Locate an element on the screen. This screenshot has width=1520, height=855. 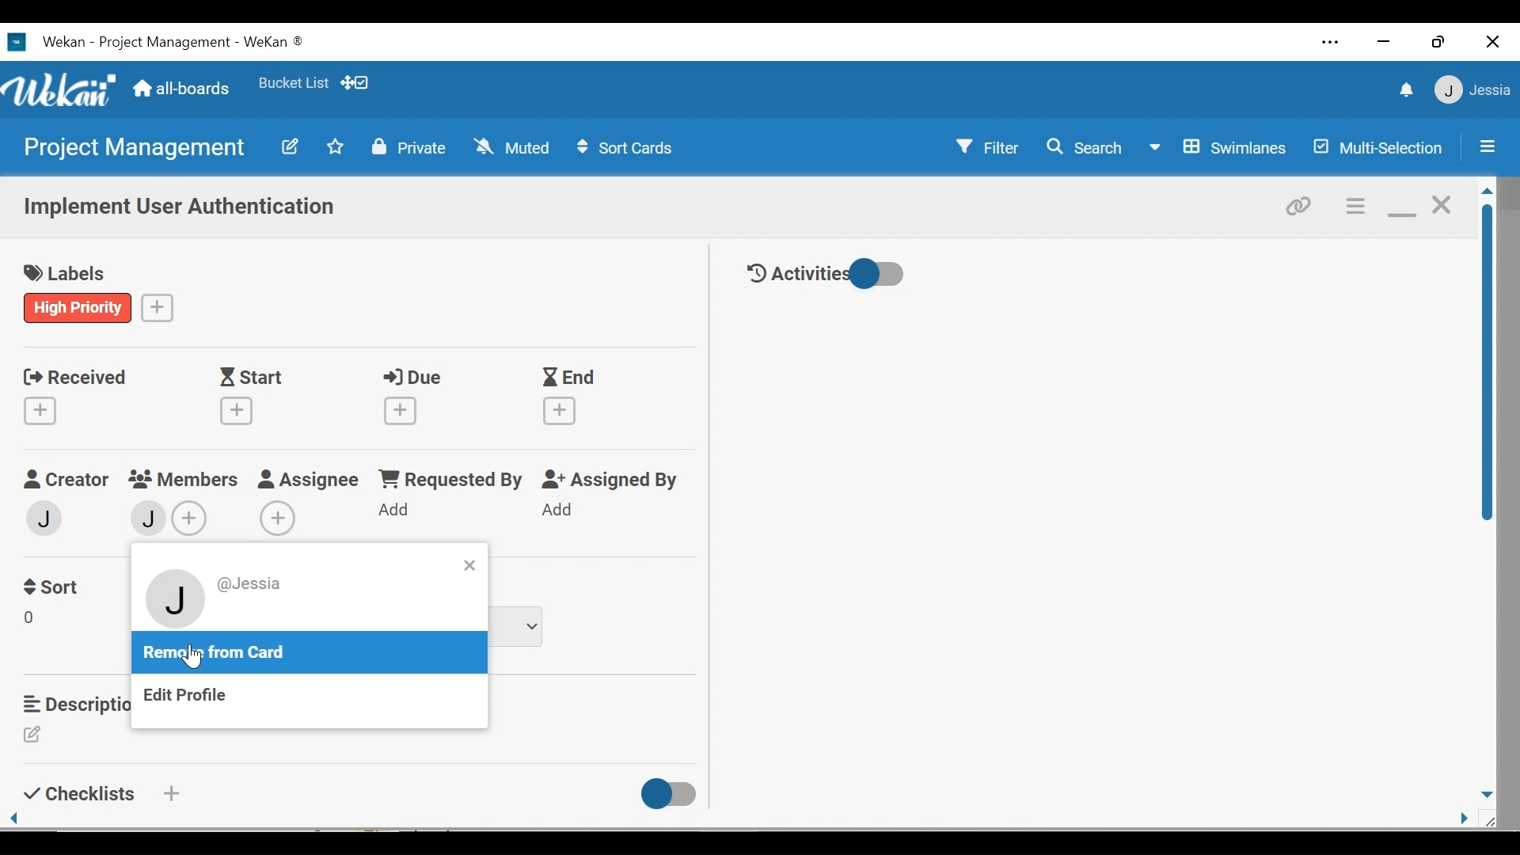
edit profile is located at coordinates (188, 697).